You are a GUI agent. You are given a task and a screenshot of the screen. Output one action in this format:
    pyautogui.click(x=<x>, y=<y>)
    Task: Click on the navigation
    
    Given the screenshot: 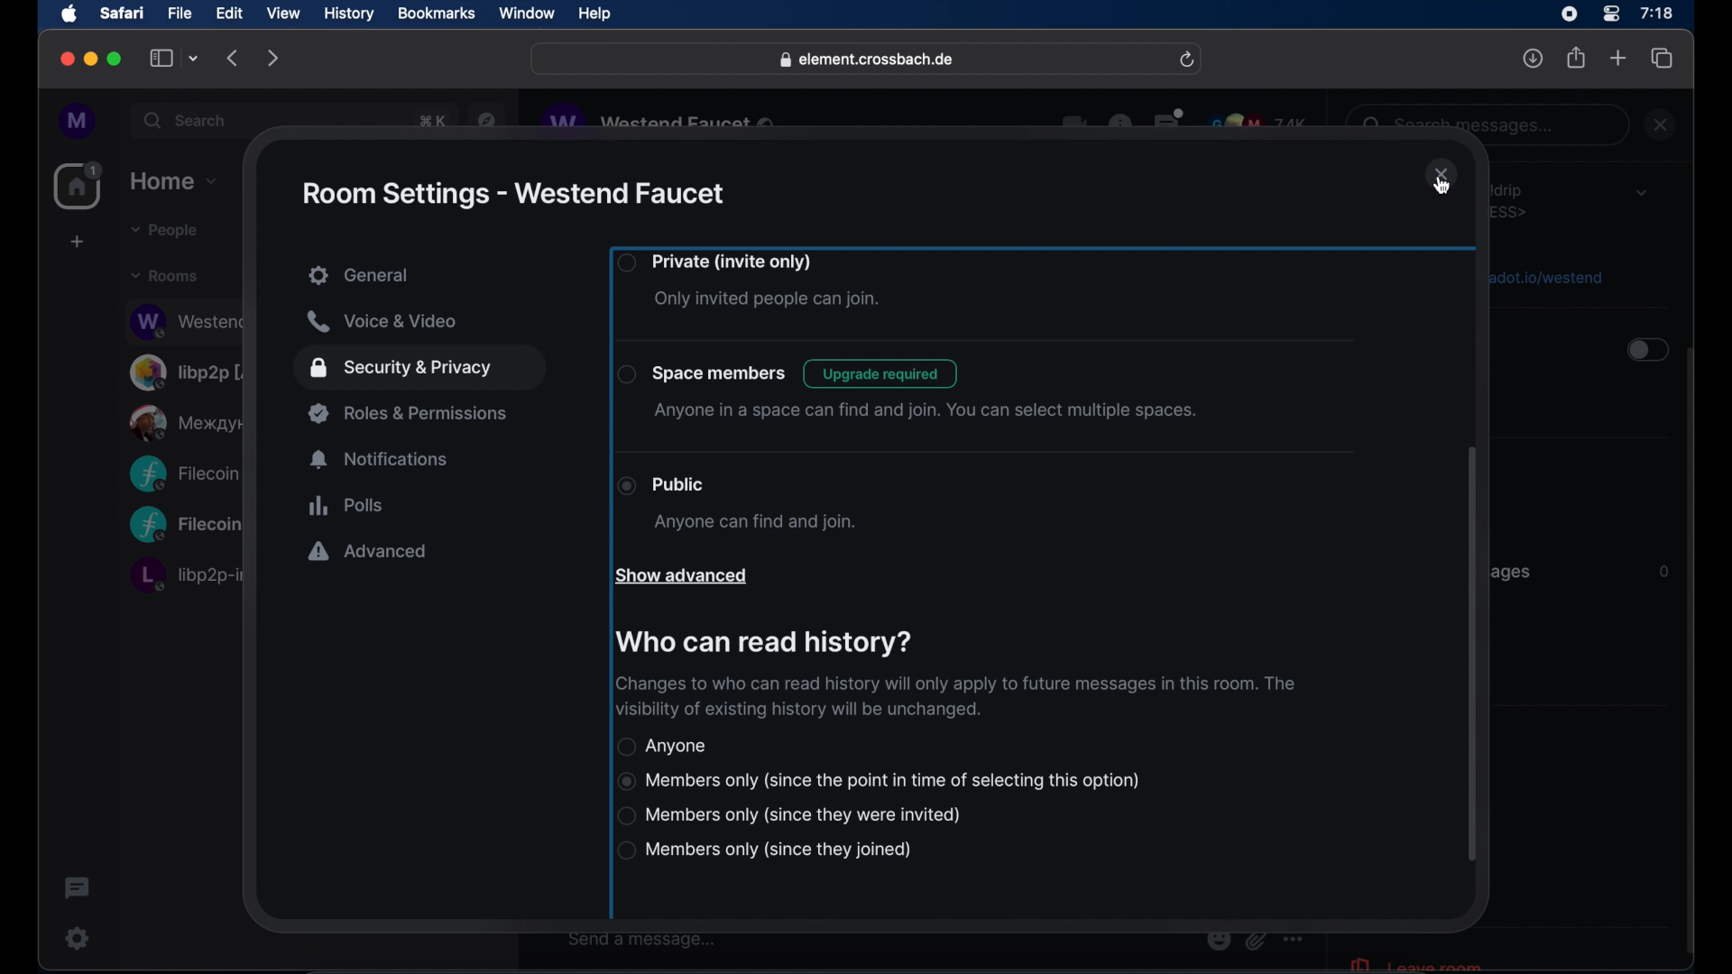 What is the action you would take?
    pyautogui.click(x=487, y=118)
    